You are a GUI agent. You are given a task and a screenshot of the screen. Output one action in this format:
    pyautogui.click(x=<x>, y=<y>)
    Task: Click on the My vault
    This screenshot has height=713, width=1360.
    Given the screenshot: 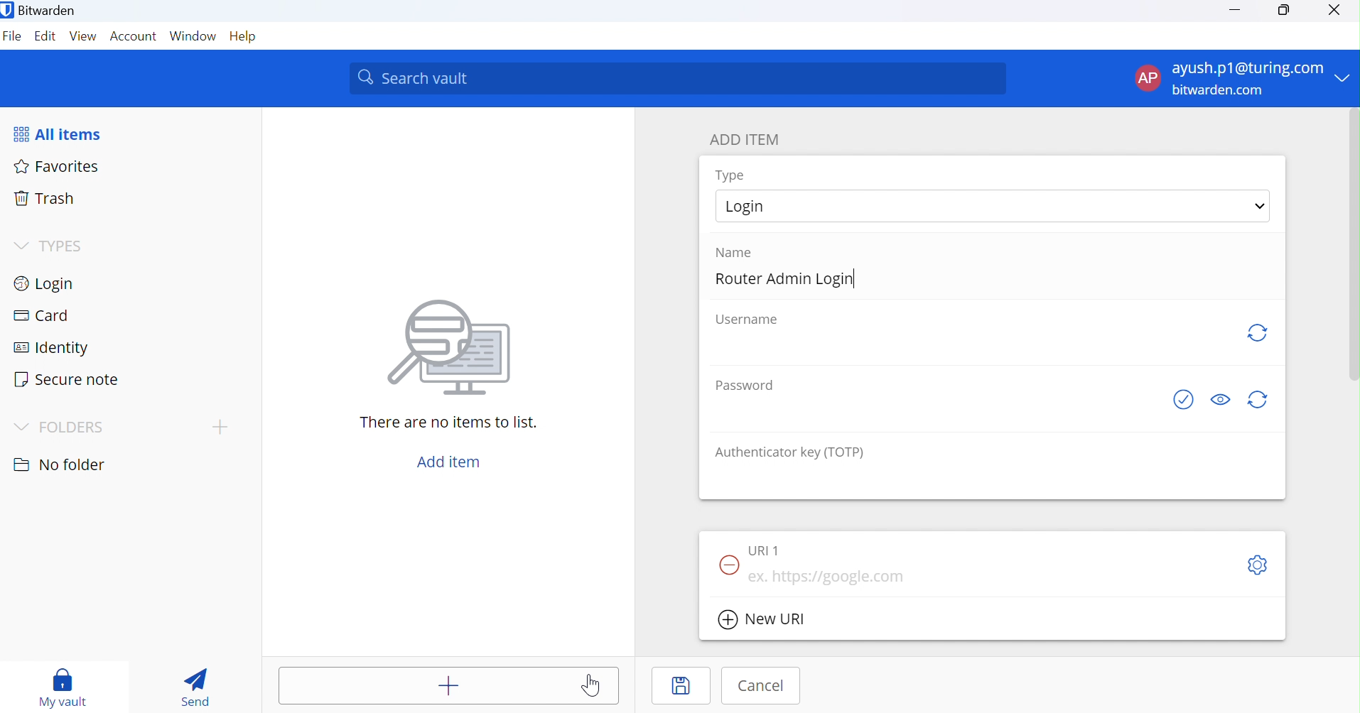 What is the action you would take?
    pyautogui.click(x=63, y=683)
    